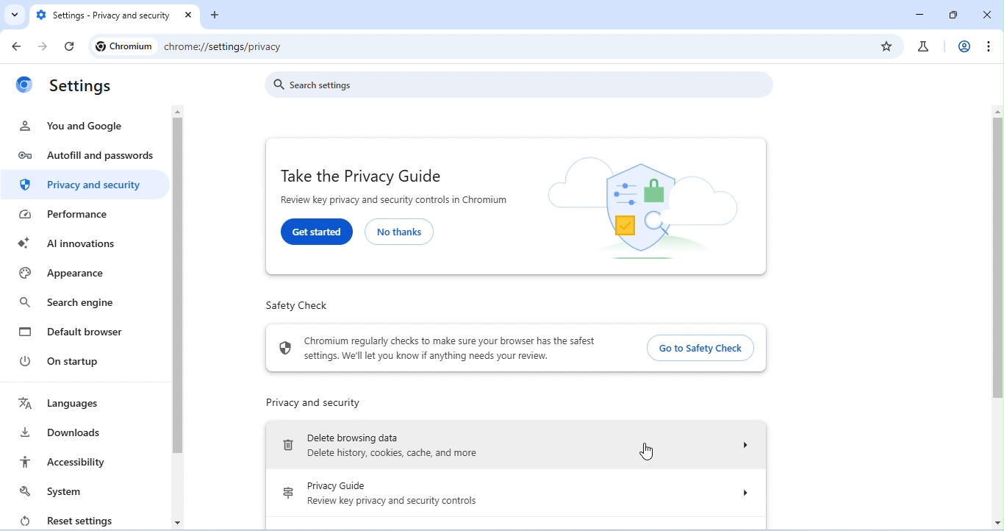 Image resolution: width=1004 pixels, height=531 pixels. I want to click on close, so click(986, 15).